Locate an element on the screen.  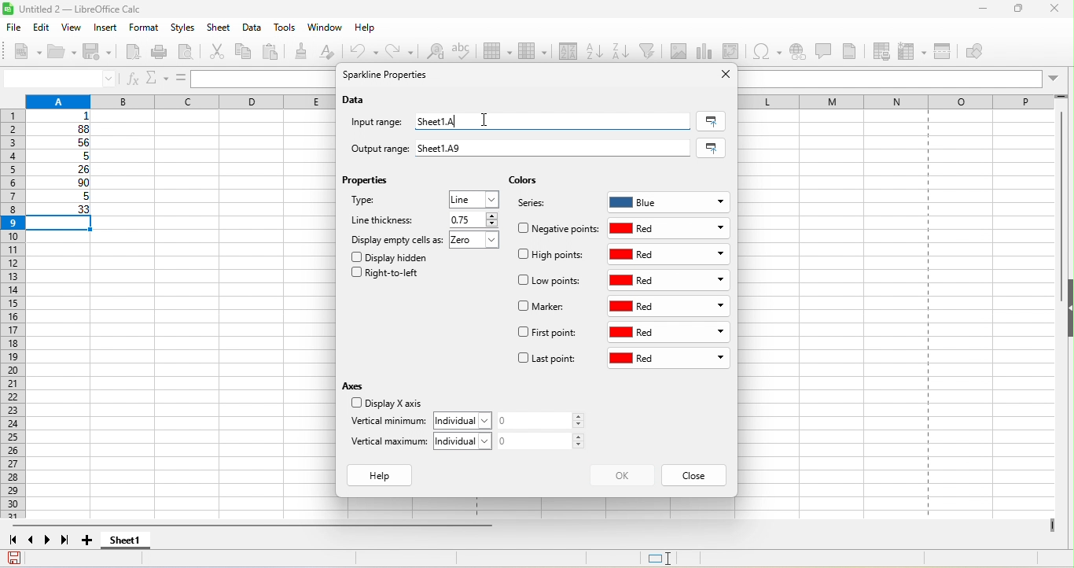
selected range is located at coordinates (714, 148).